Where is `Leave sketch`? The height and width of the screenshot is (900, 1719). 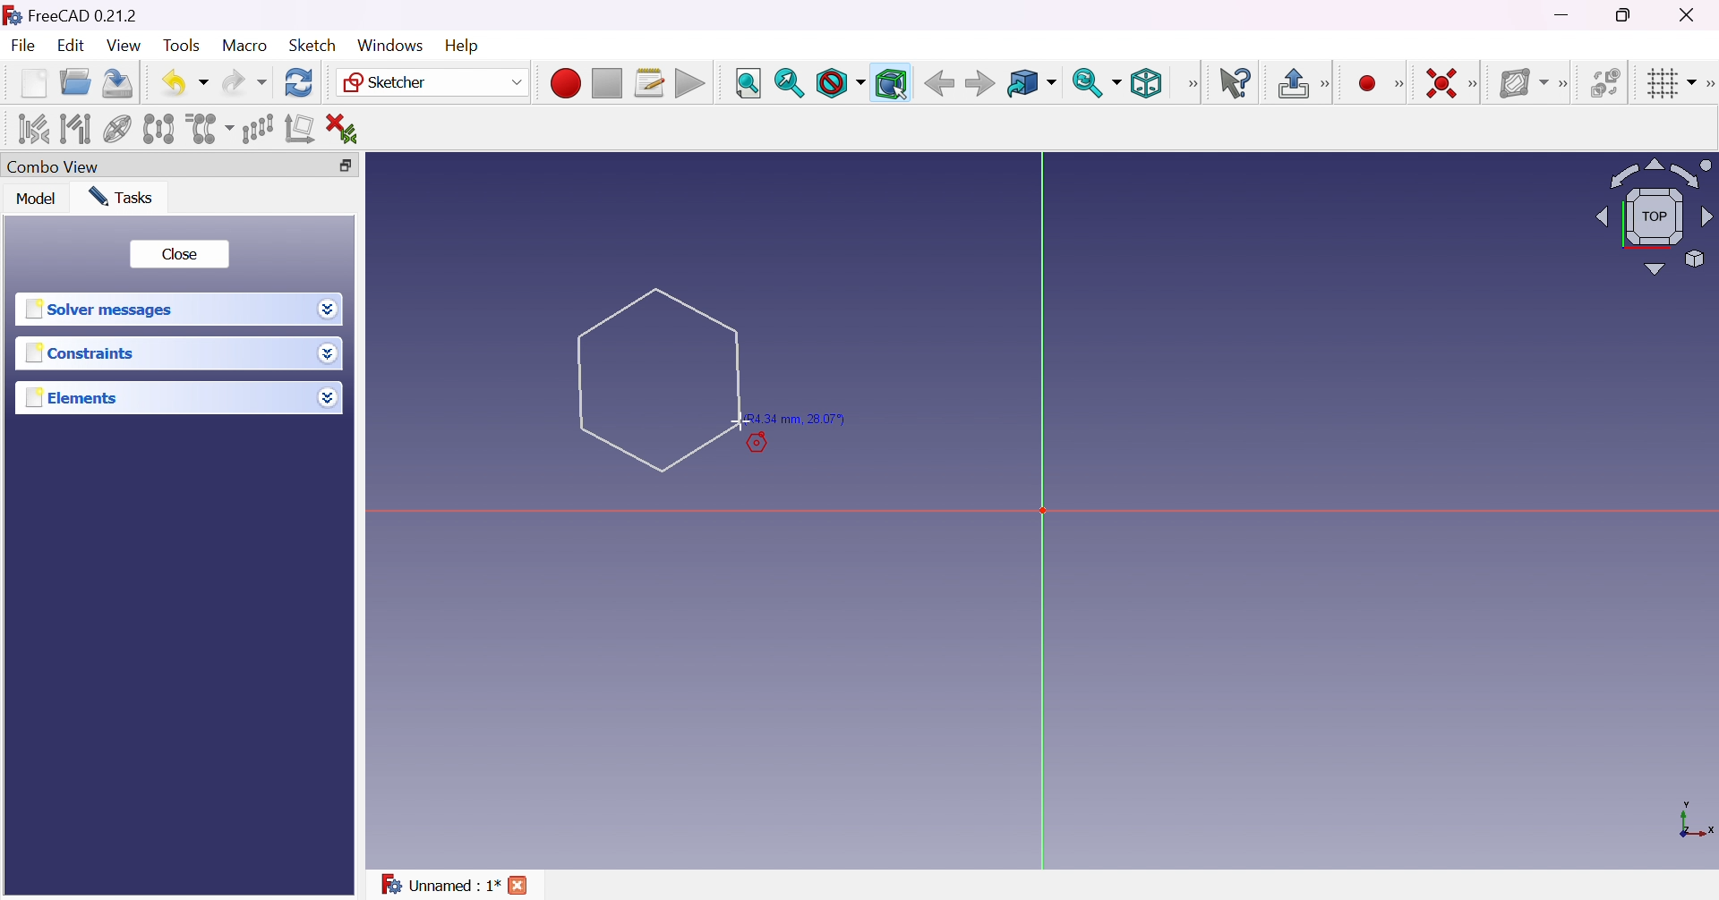
Leave sketch is located at coordinates (1292, 83).